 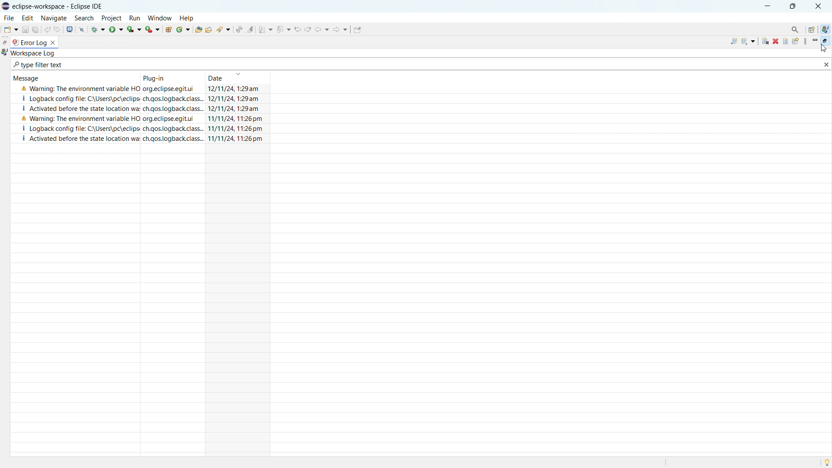 What do you see at coordinates (237, 109) in the screenshot?
I see `12/11/24, 1:29am` at bounding box center [237, 109].